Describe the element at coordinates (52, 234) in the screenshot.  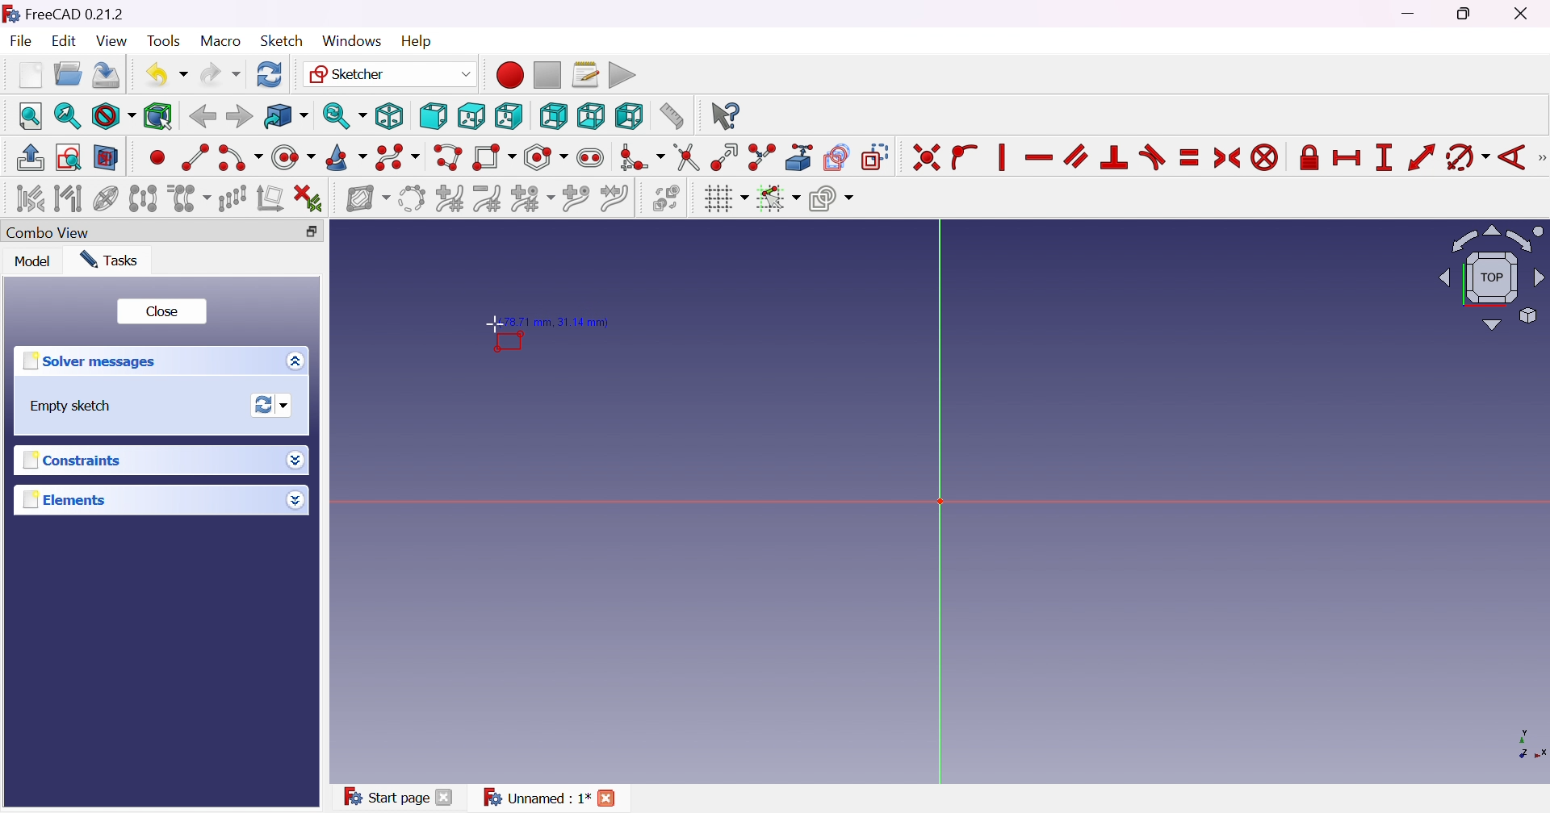
I see `Combo` at that location.